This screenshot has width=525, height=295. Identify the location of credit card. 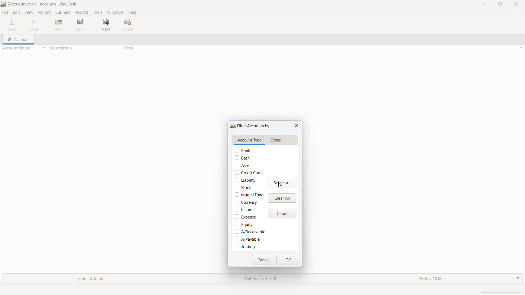
(248, 172).